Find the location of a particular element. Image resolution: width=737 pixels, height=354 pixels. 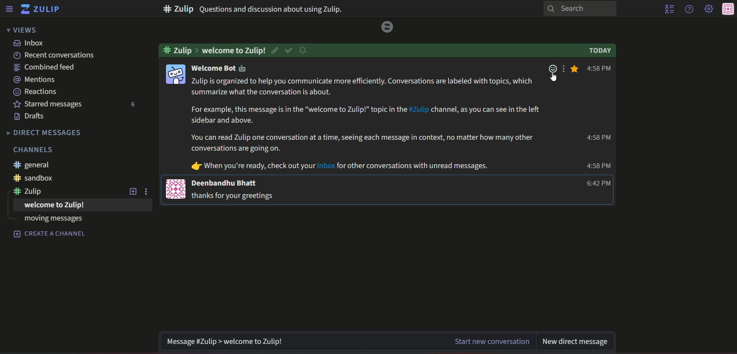

Thanks for your greetings is located at coordinates (234, 196).